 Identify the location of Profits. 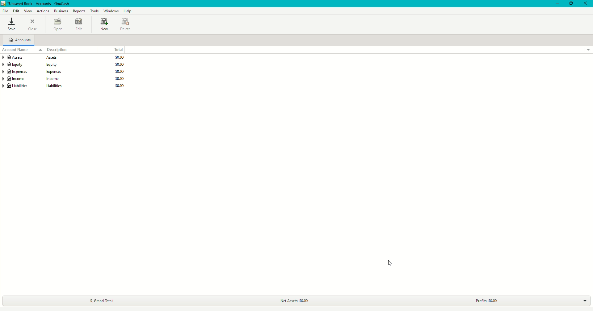
(491, 299).